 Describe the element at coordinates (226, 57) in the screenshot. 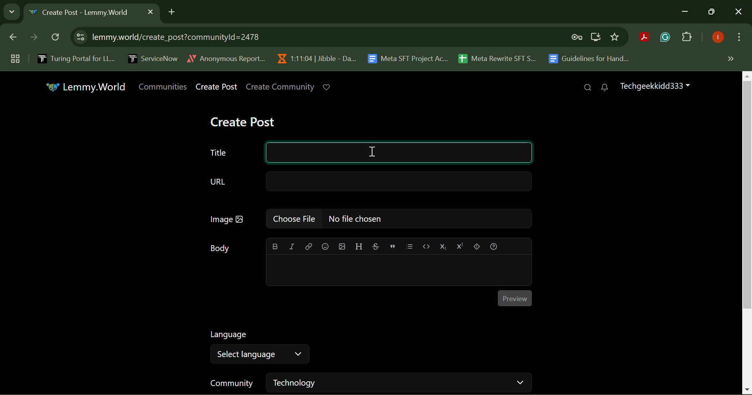

I see `Anonymous Report` at that location.